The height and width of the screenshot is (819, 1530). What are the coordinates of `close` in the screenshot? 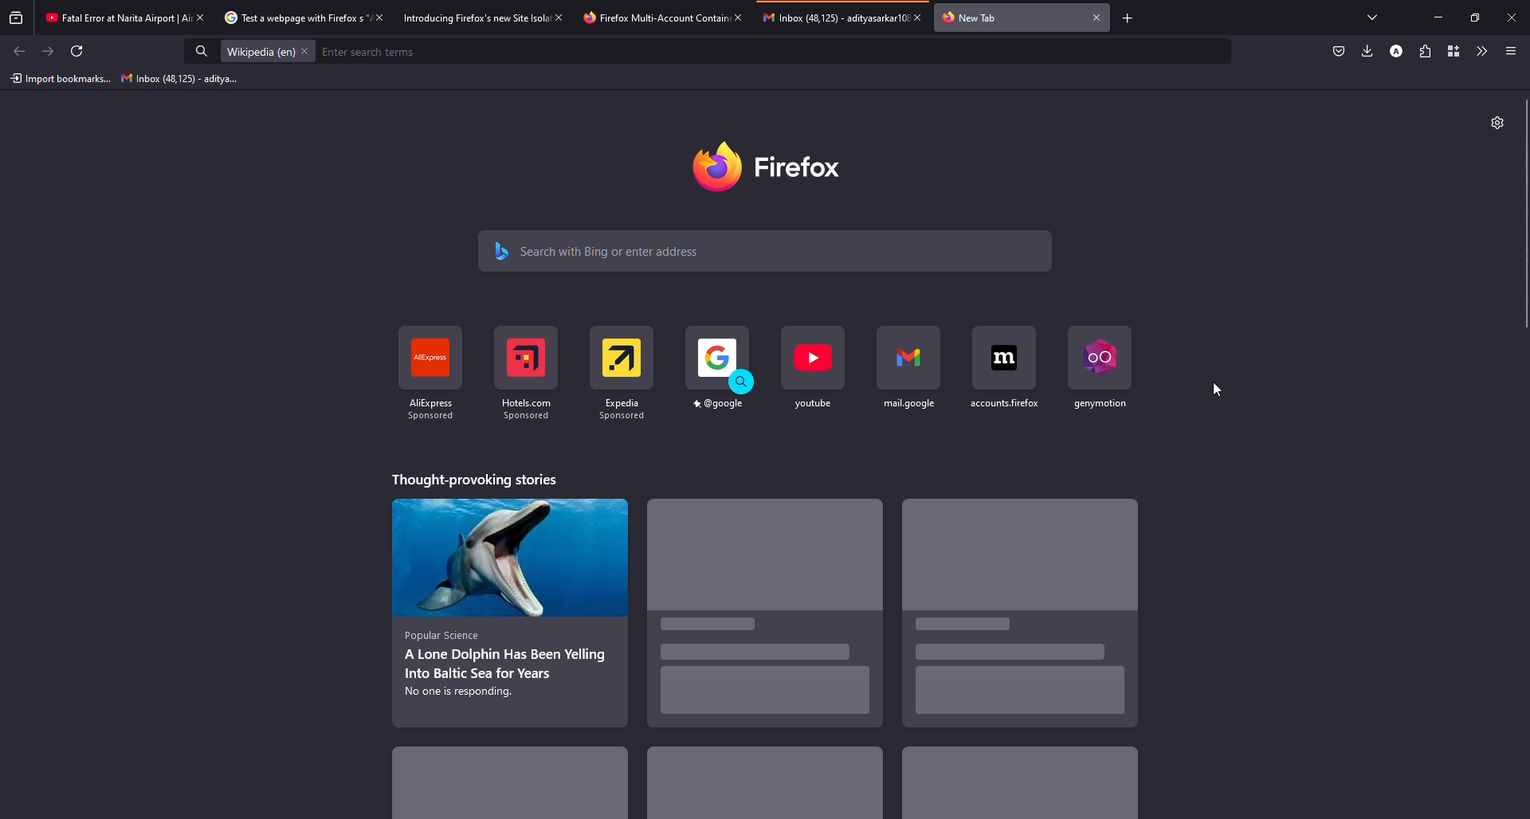 It's located at (1511, 18).